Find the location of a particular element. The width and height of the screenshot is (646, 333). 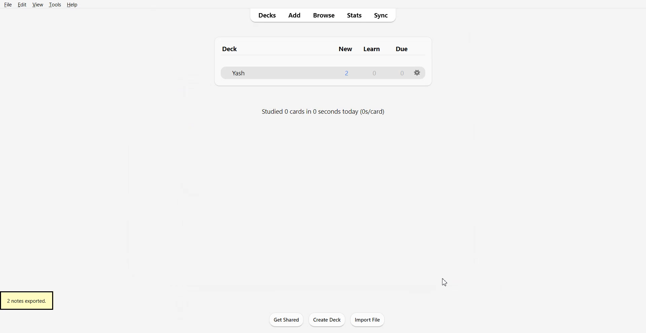

Stats is located at coordinates (355, 15).